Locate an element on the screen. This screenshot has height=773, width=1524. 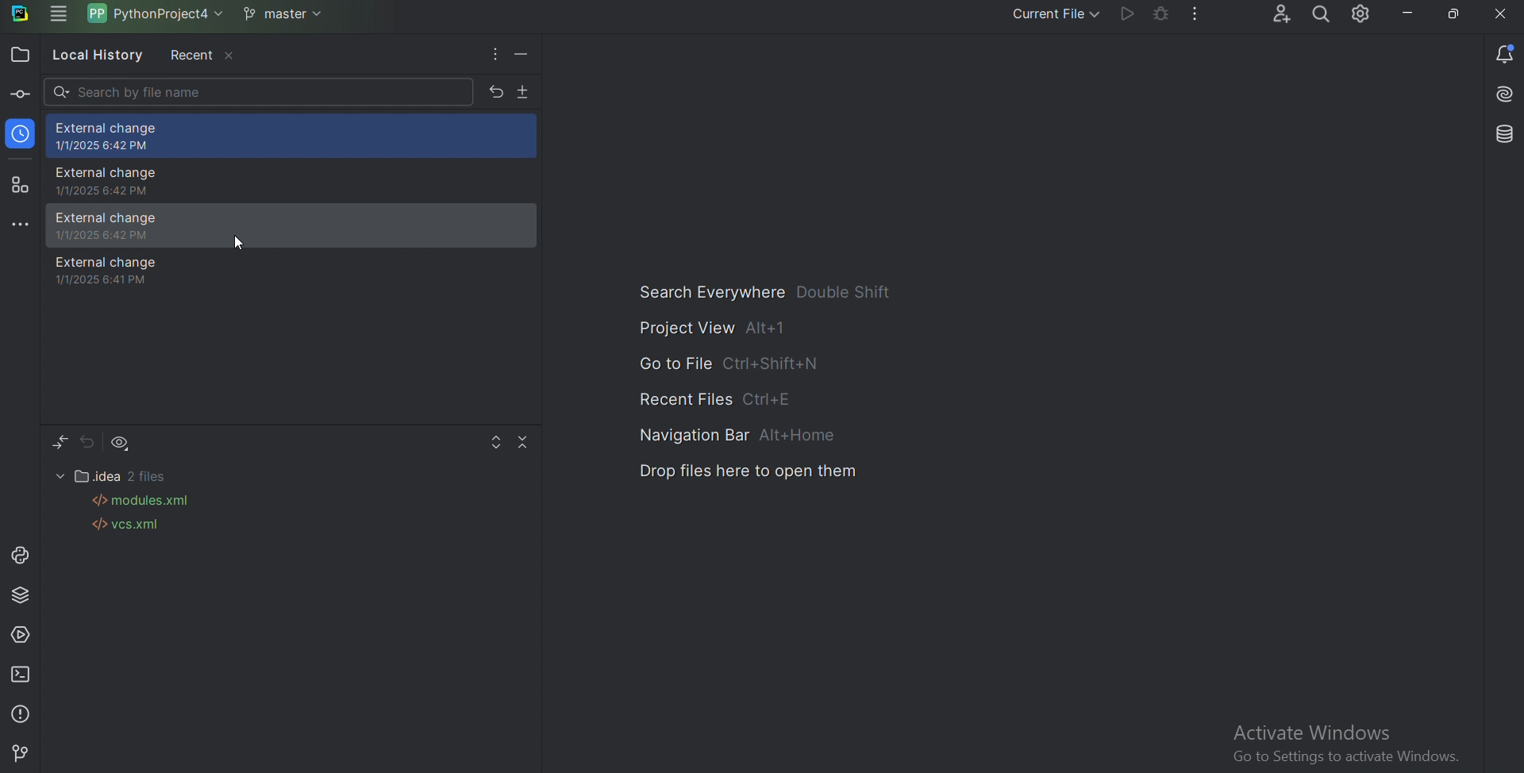
modules.xml is located at coordinates (145, 501).